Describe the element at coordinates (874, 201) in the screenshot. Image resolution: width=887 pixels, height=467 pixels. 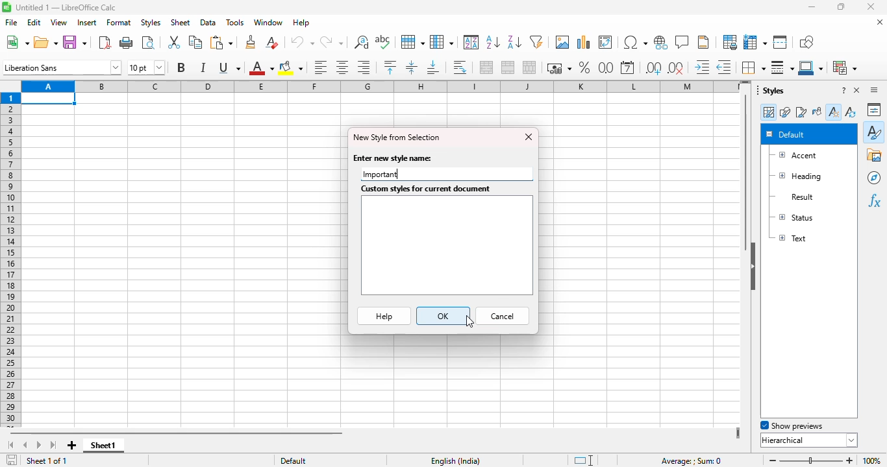
I see `functions` at that location.